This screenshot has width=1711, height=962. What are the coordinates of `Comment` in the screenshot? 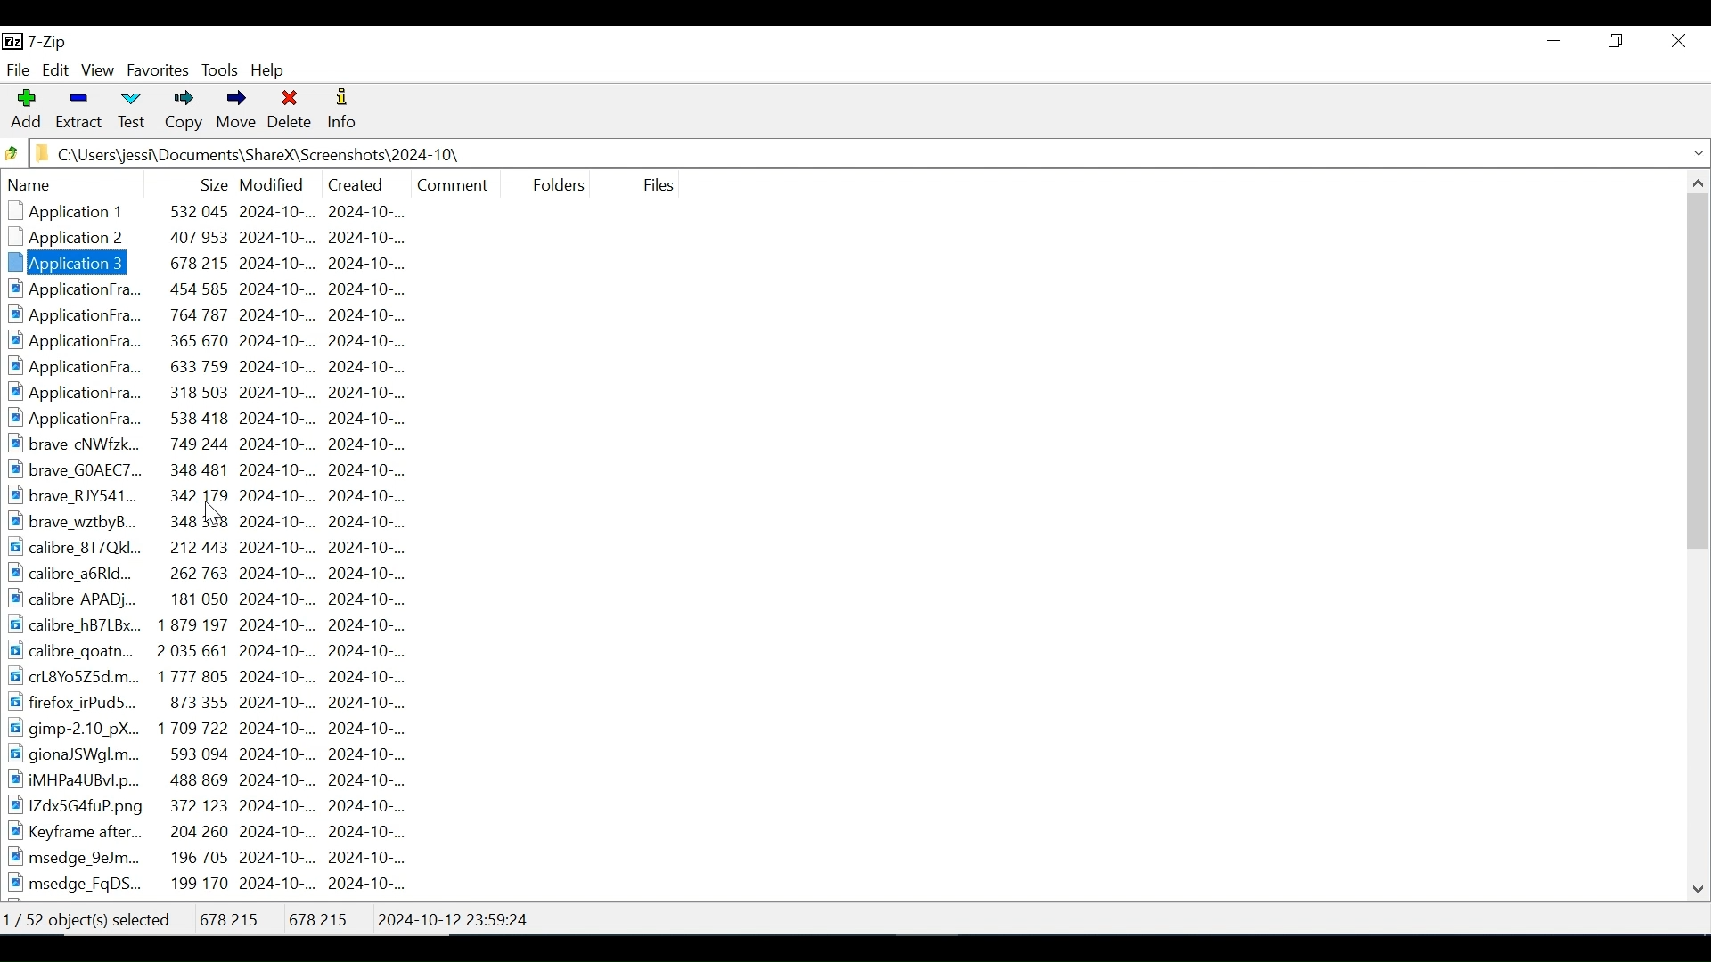 It's located at (453, 183).